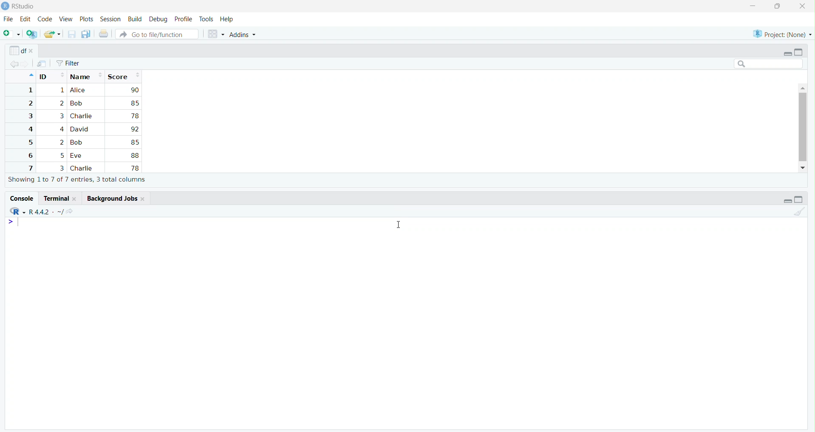 The height and width of the screenshot is (432, 815). I want to click on 5, so click(29, 142).